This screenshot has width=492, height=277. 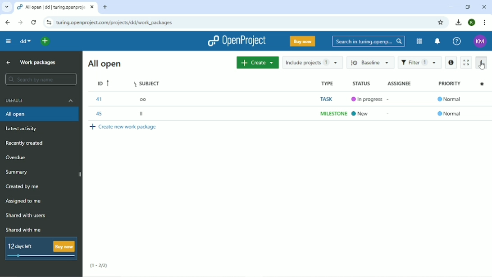 What do you see at coordinates (148, 83) in the screenshot?
I see `Subject` at bounding box center [148, 83].